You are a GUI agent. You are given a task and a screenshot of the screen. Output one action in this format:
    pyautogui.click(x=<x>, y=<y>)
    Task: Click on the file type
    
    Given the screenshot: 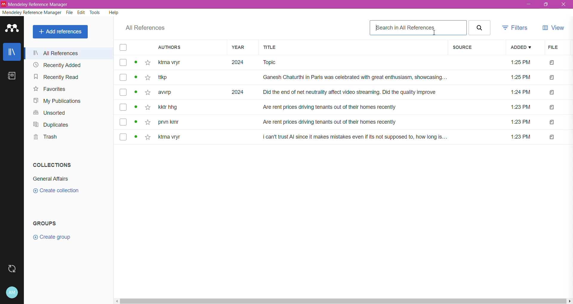 What is the action you would take?
    pyautogui.click(x=552, y=137)
    